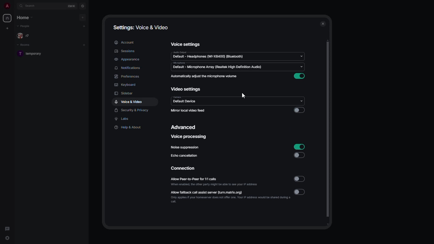 The width and height of the screenshot is (434, 244). I want to click on add, so click(84, 45).